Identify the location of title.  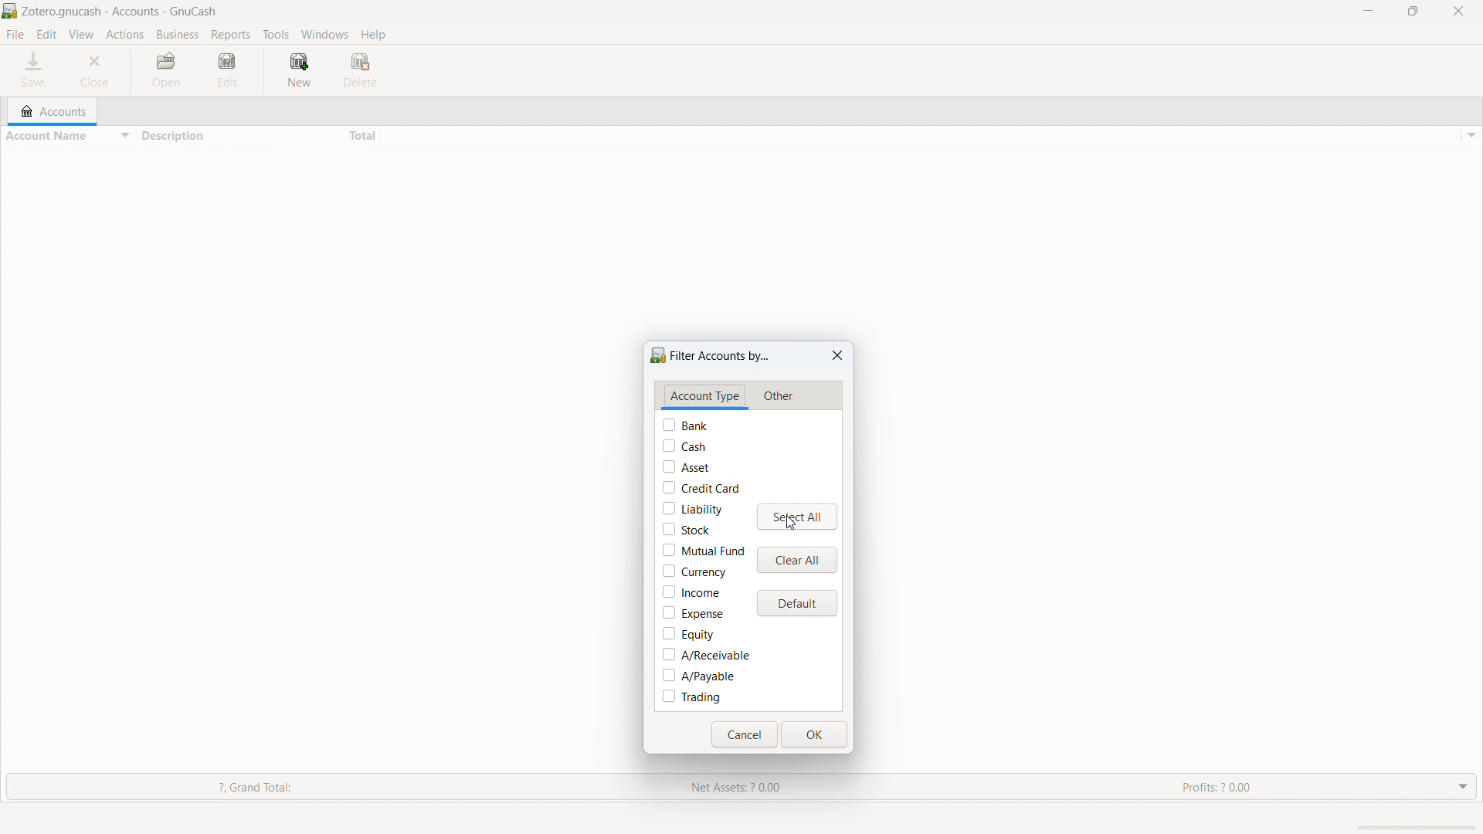
(120, 12).